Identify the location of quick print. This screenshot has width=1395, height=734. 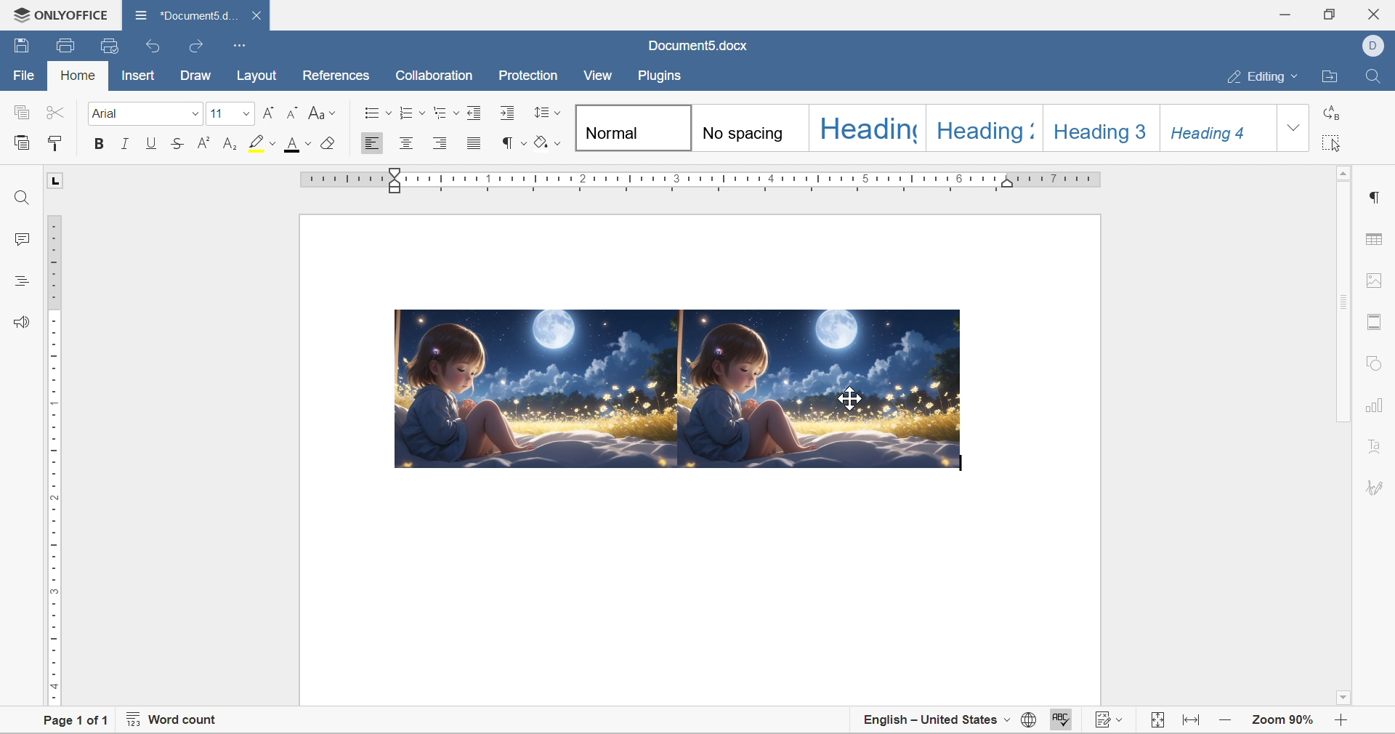
(113, 44).